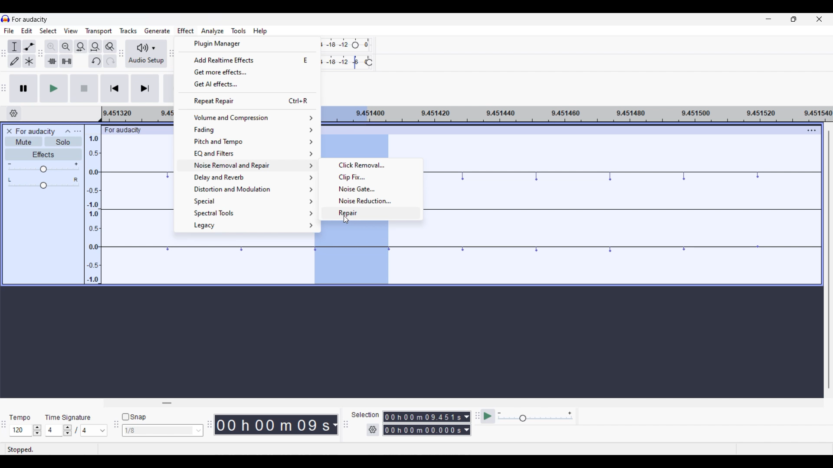 The image size is (833, 468). What do you see at coordinates (24, 142) in the screenshot?
I see `Mute` at bounding box center [24, 142].